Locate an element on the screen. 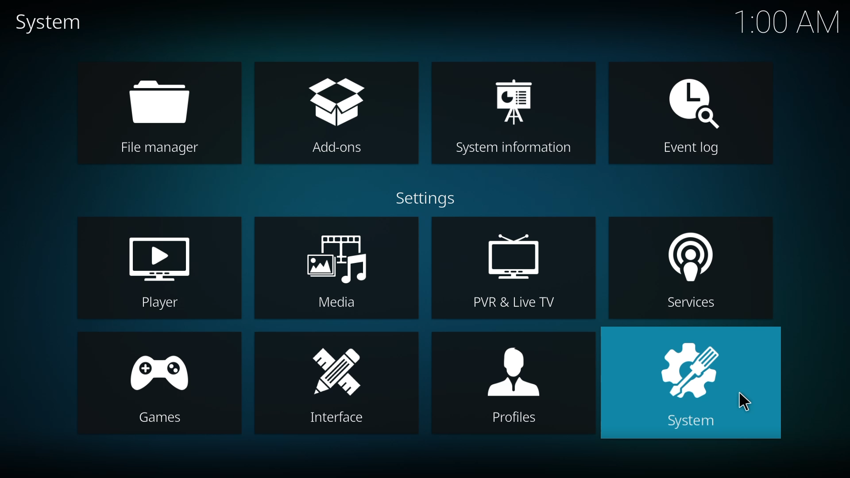 The image size is (850, 478). services is located at coordinates (689, 274).